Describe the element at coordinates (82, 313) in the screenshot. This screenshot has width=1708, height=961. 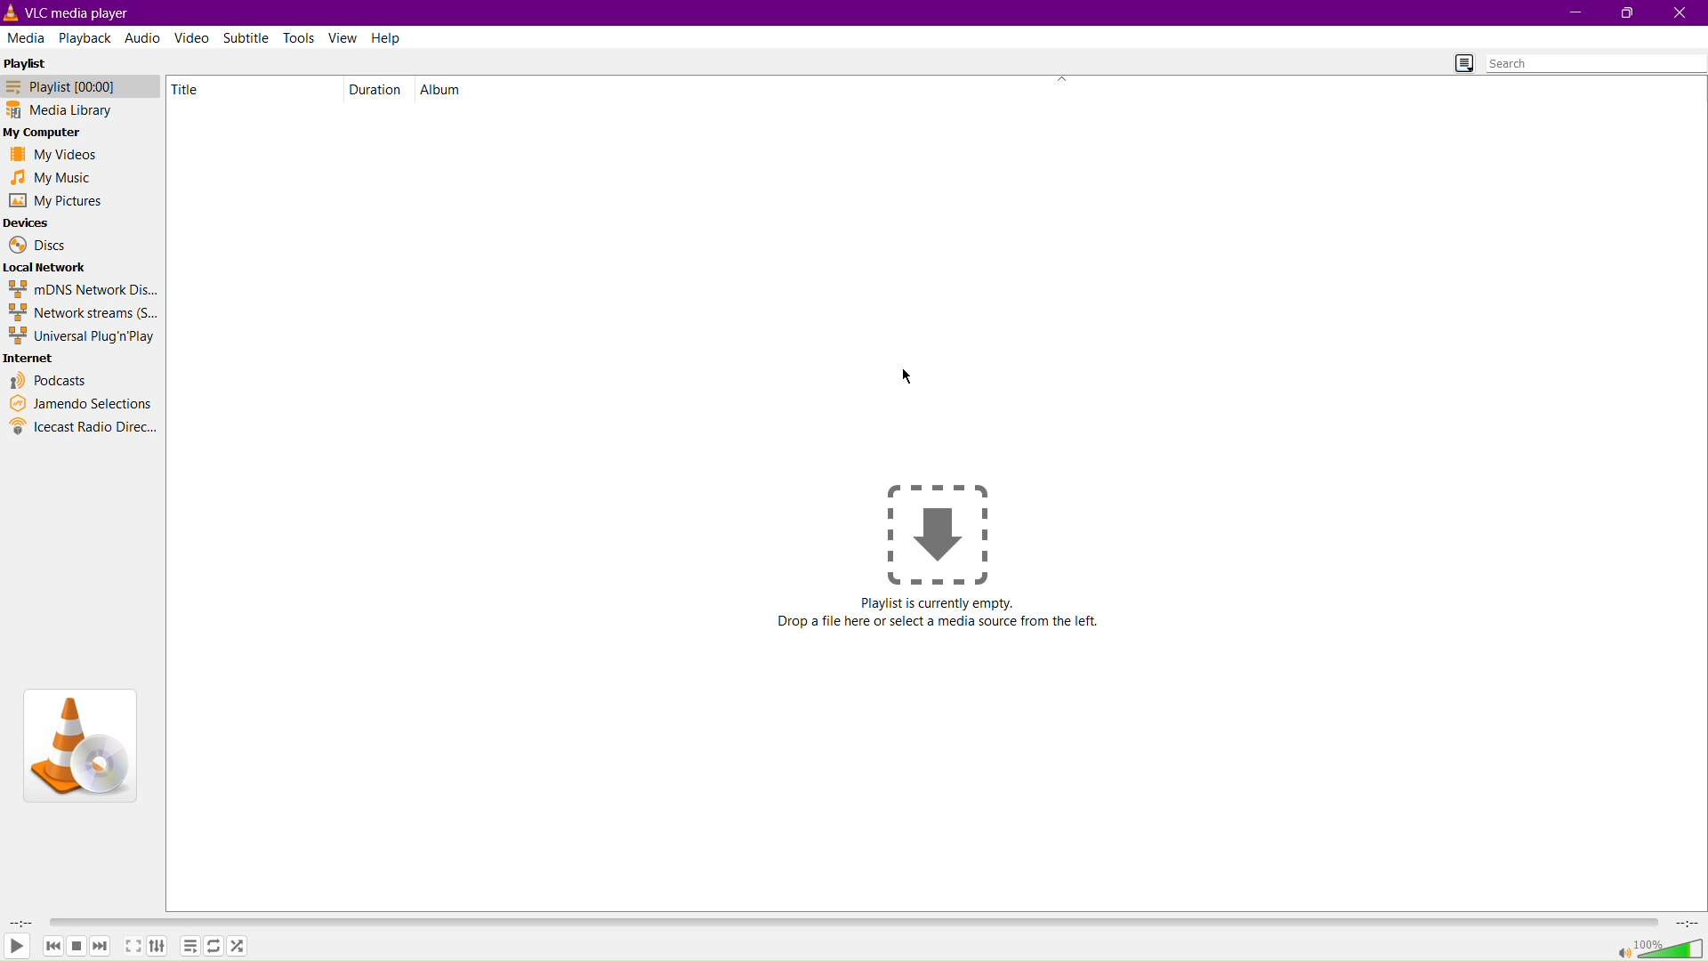
I see `Network Streams` at that location.